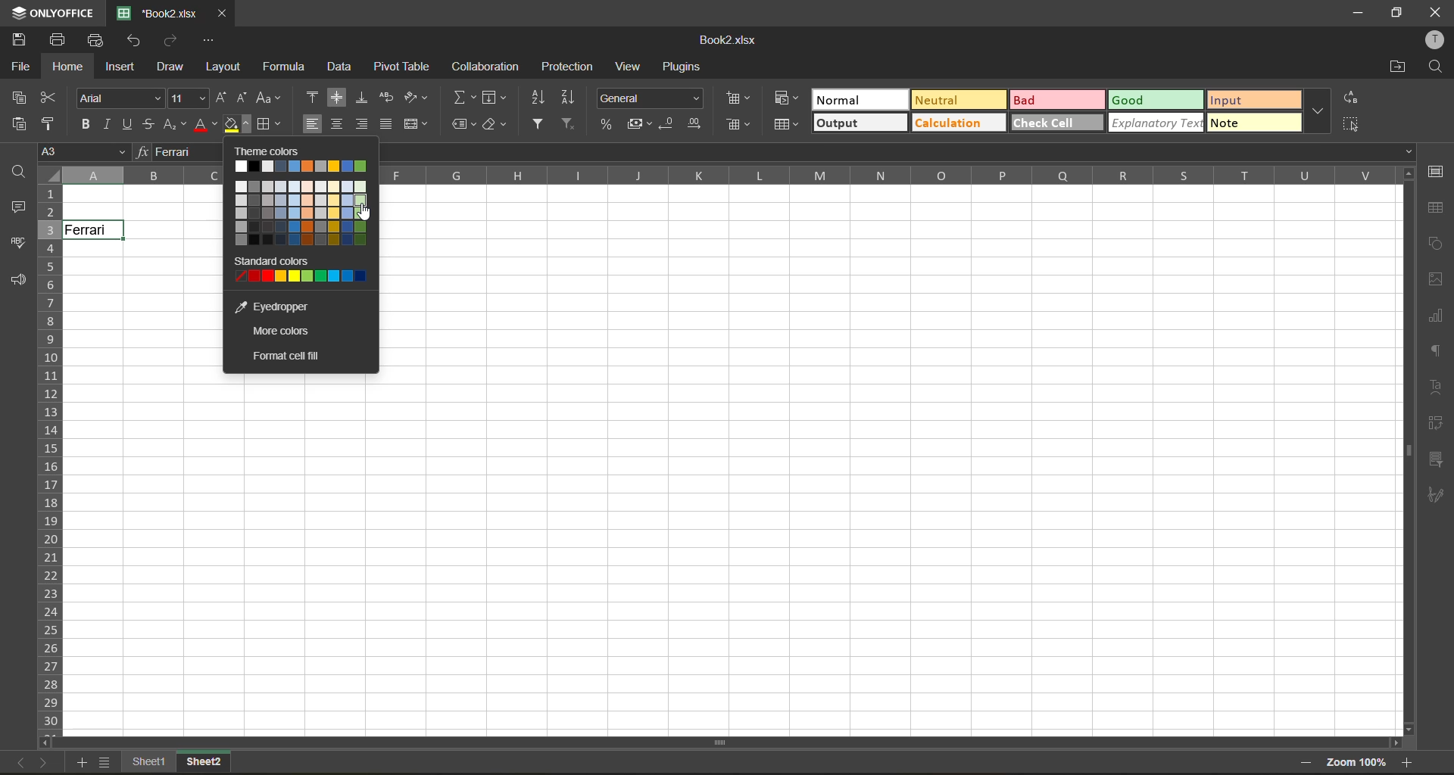 The image size is (1454, 775). I want to click on app name, so click(51, 11).